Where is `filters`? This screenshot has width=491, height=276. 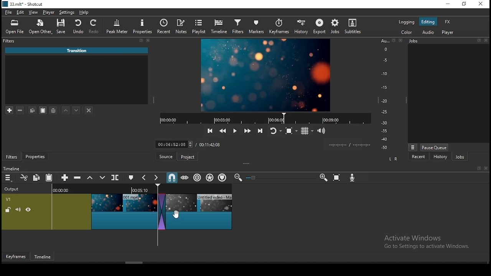
filters is located at coordinates (78, 42).